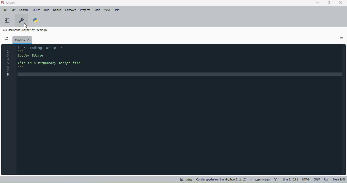 The width and height of the screenshot is (347, 183). I want to click on inline, so click(186, 179).